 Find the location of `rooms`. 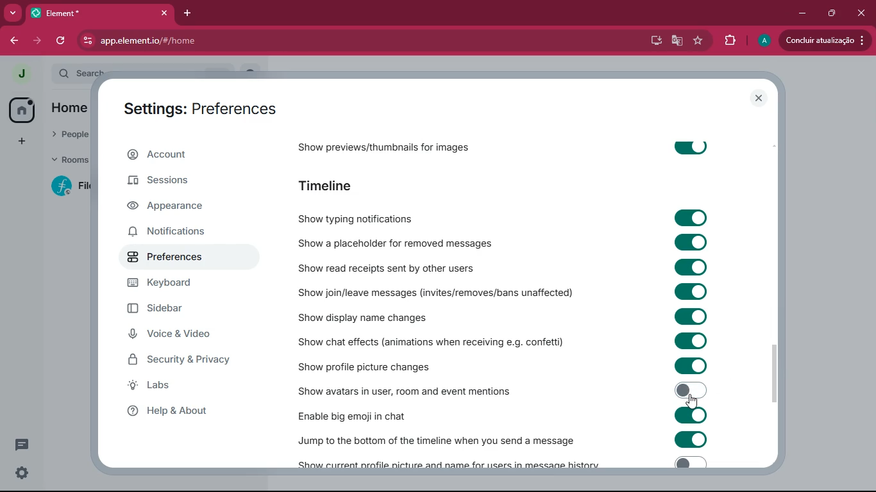

rooms is located at coordinates (69, 160).